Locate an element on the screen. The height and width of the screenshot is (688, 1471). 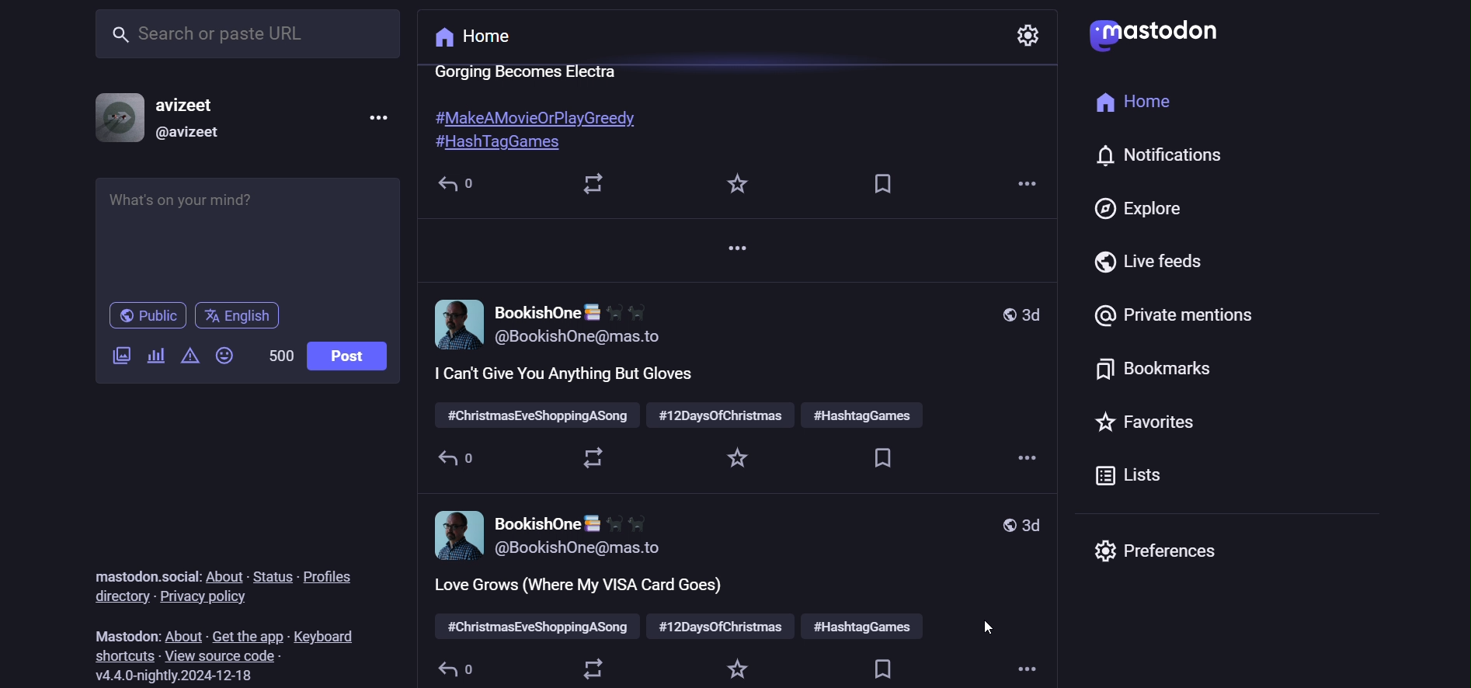
#12DaysOfChristmas is located at coordinates (722, 415).